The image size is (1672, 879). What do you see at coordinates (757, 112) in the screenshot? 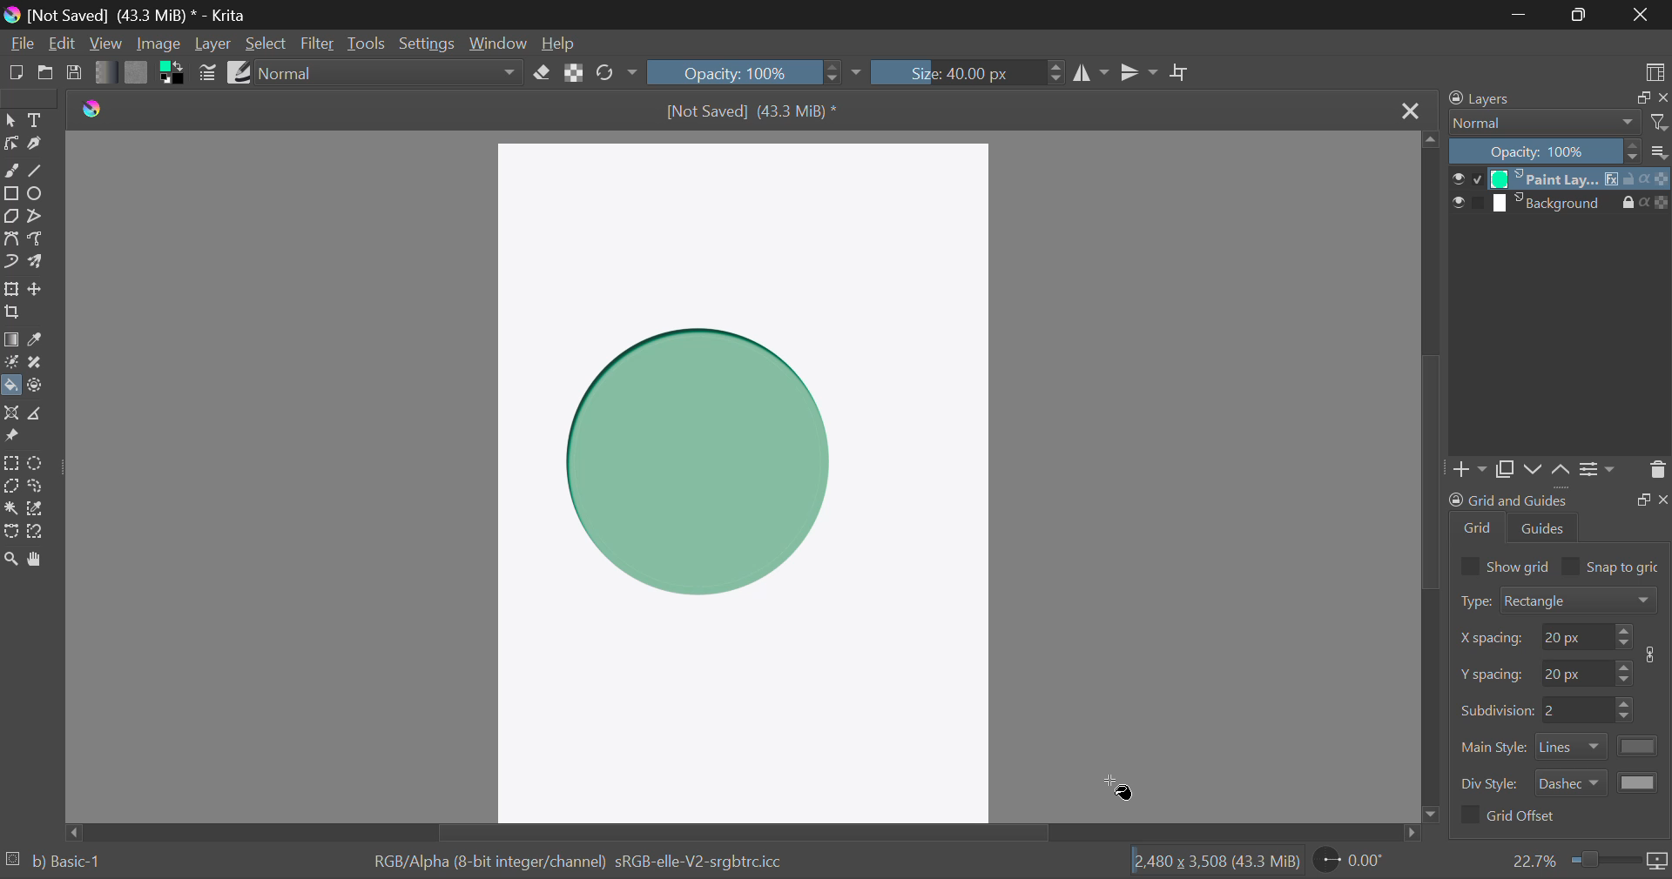
I see `File Name & Size` at bounding box center [757, 112].